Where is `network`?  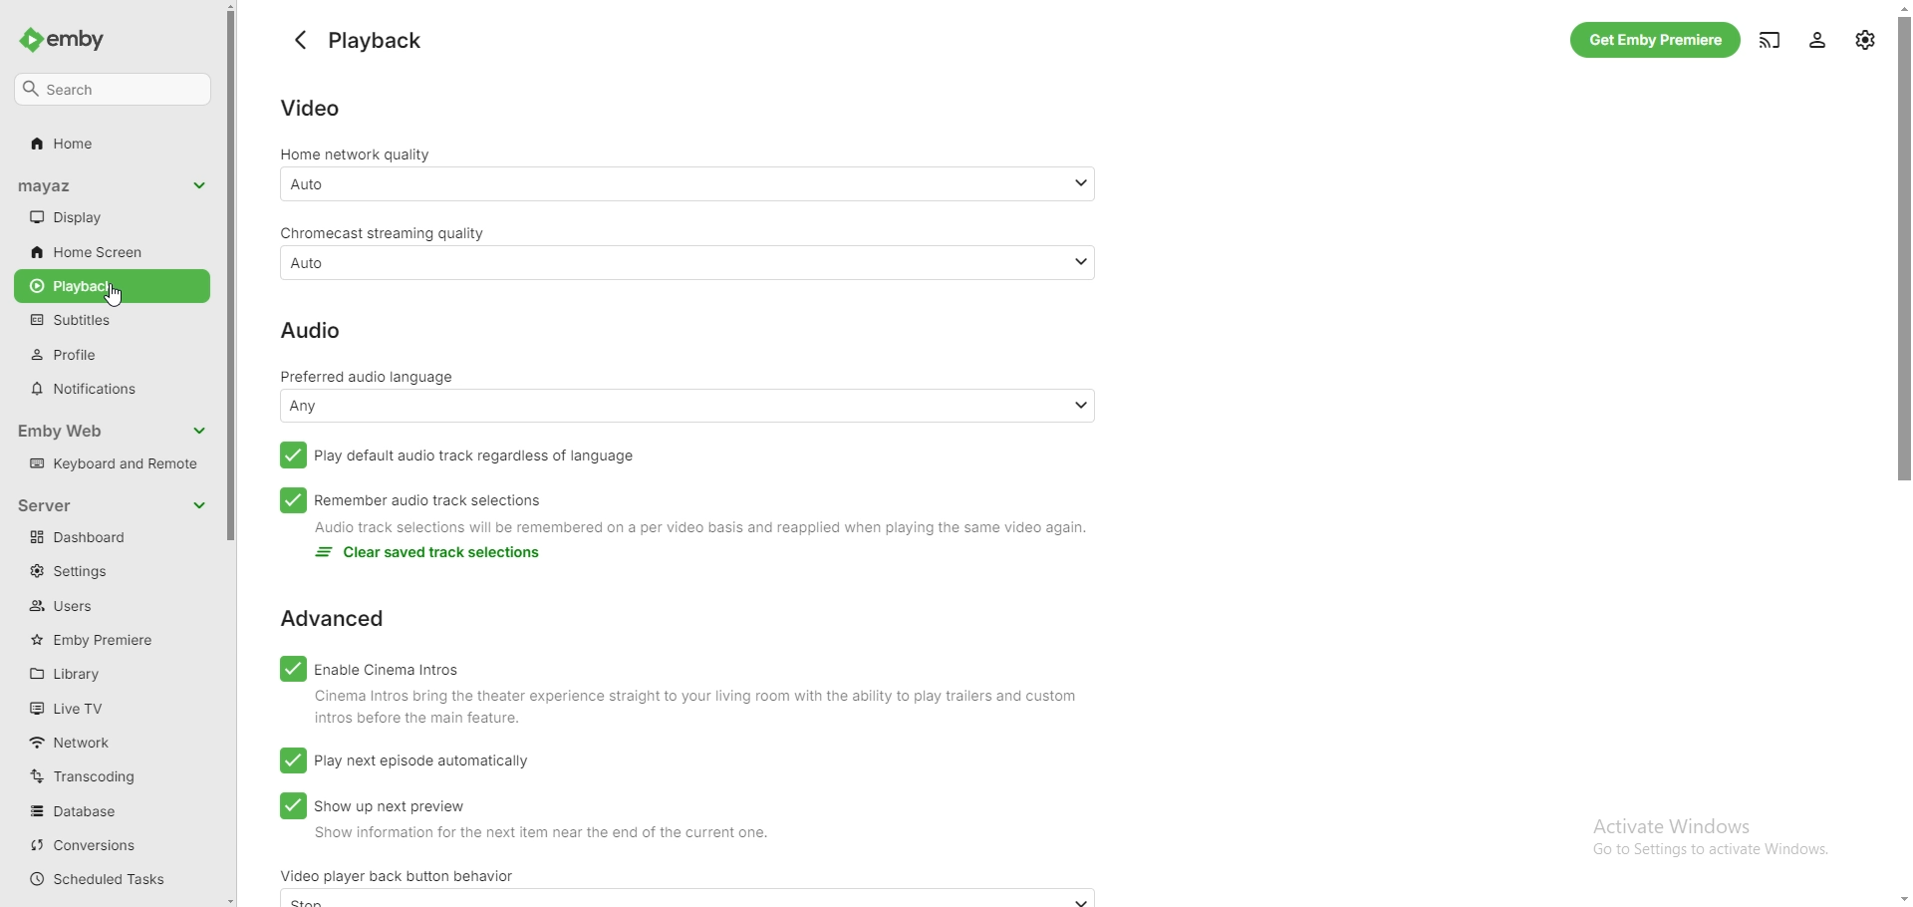 network is located at coordinates (103, 742).